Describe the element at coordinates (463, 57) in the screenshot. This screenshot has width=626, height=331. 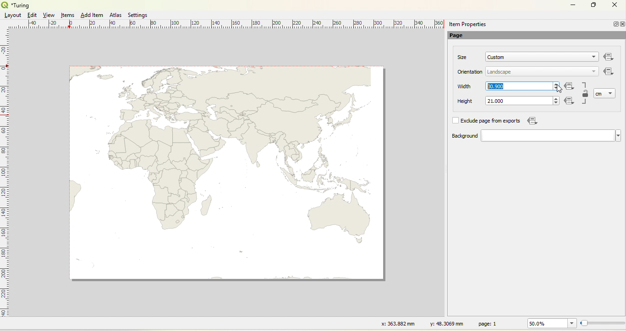
I see `Size` at that location.